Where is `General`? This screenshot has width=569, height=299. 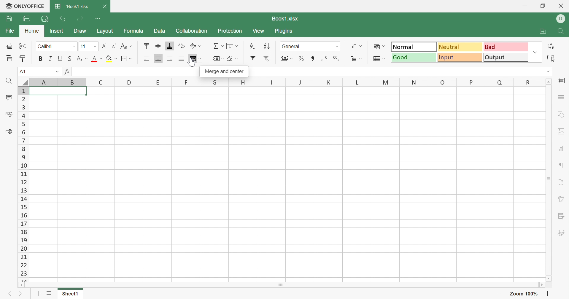 General is located at coordinates (293, 47).